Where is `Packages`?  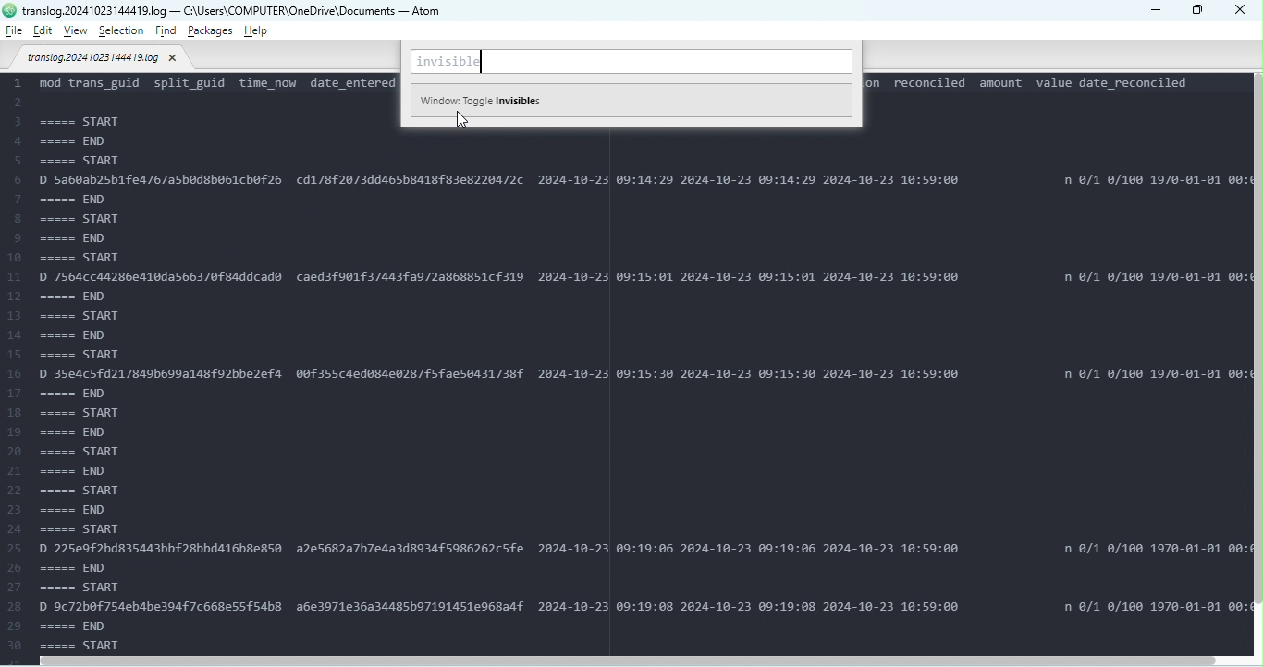
Packages is located at coordinates (212, 30).